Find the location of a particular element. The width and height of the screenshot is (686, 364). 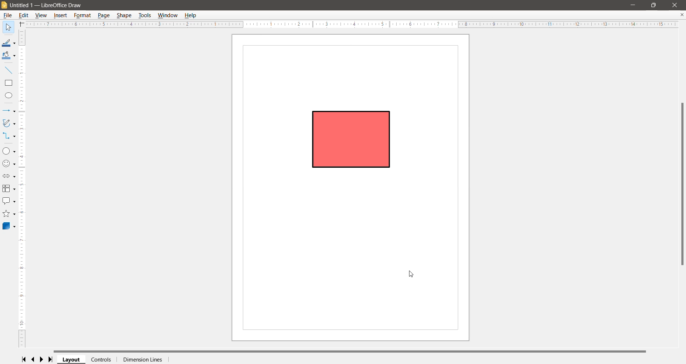

Vertical Scroll Bar is located at coordinates (682, 184).